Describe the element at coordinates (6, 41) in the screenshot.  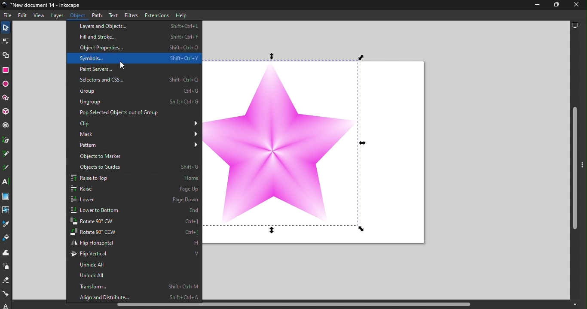
I see `Node tool` at that location.